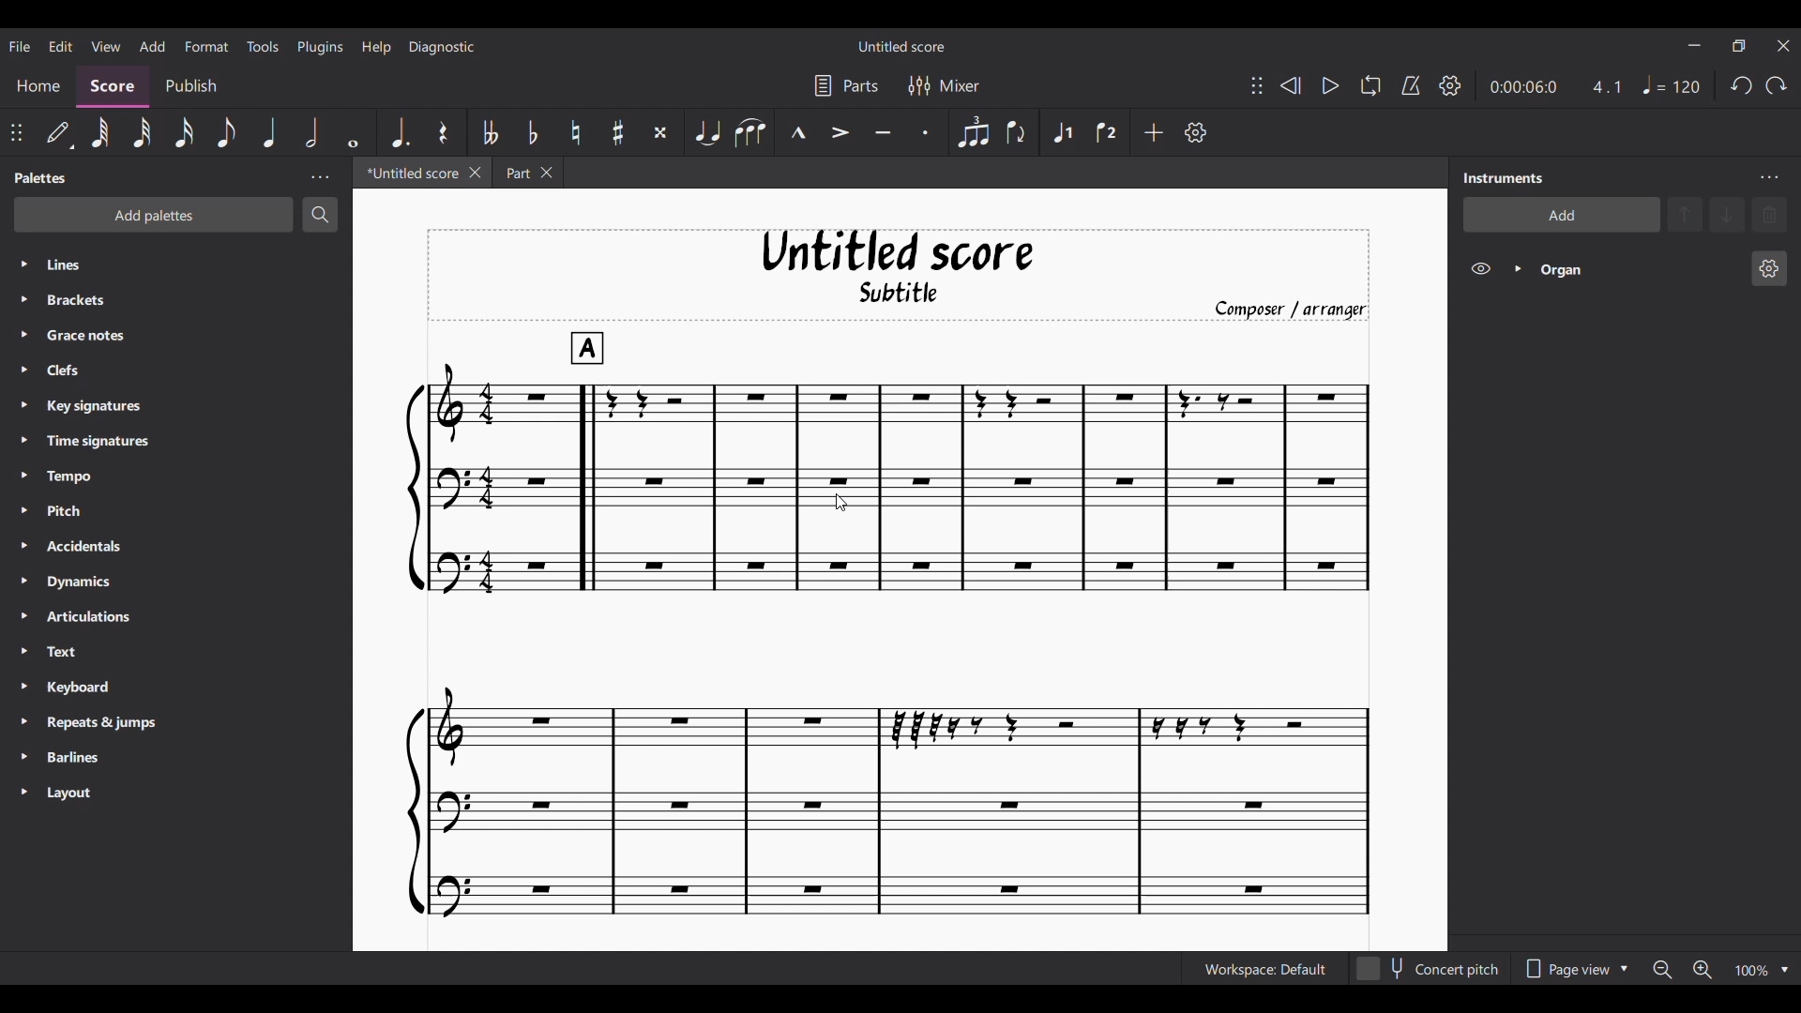 The image size is (1801, 1013). What do you see at coordinates (268, 131) in the screenshot?
I see `Quarter note` at bounding box center [268, 131].